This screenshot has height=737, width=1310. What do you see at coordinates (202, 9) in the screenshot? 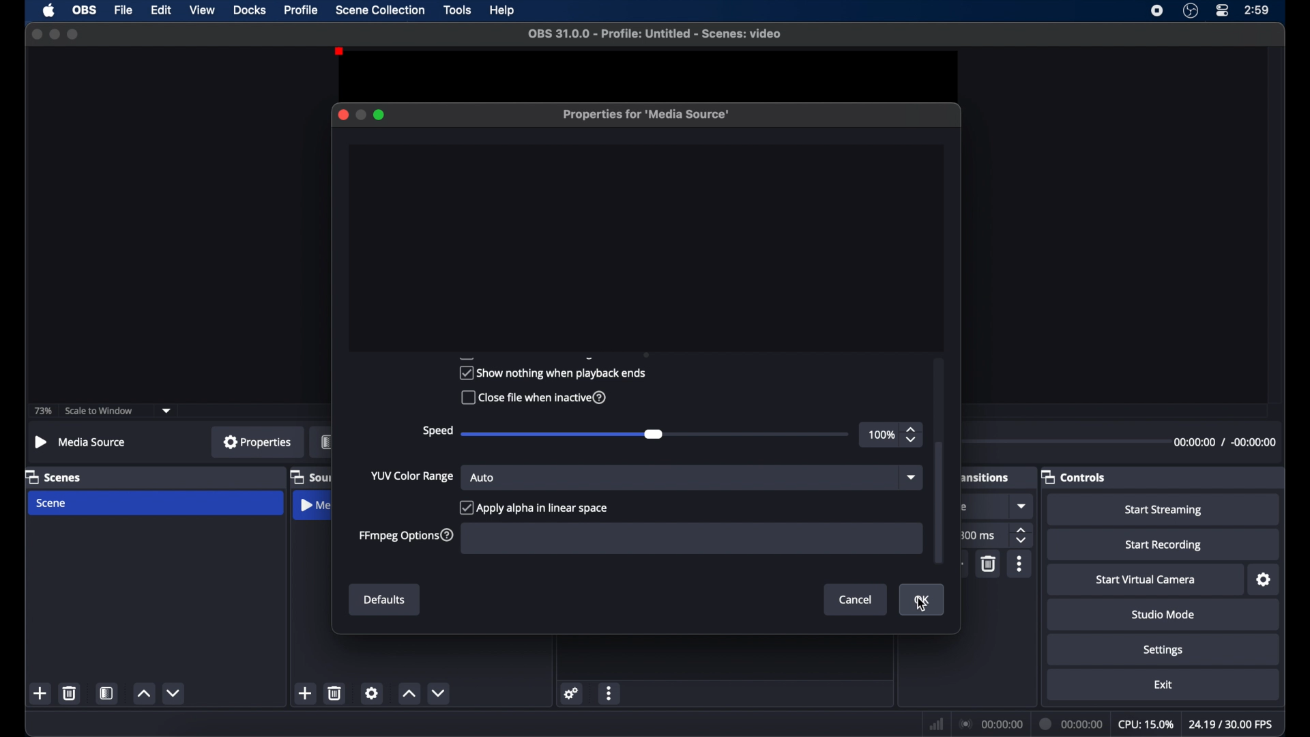
I see `view` at bounding box center [202, 9].